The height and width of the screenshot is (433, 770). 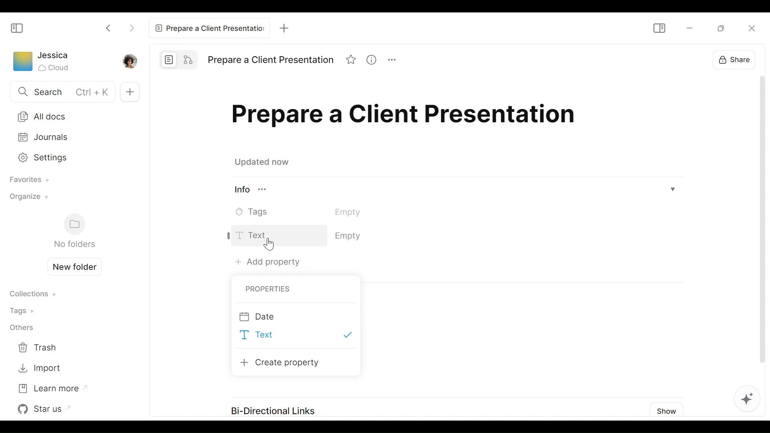 What do you see at coordinates (720, 62) in the screenshot?
I see `Share` at bounding box center [720, 62].